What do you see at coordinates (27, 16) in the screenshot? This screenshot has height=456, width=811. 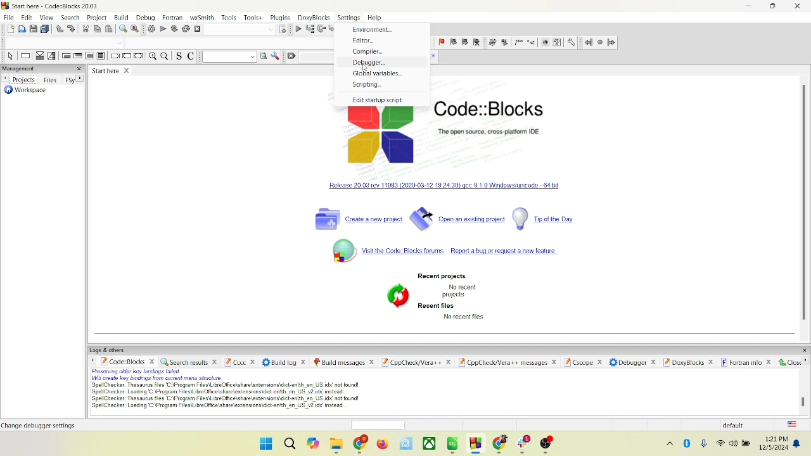 I see `edit` at bounding box center [27, 16].